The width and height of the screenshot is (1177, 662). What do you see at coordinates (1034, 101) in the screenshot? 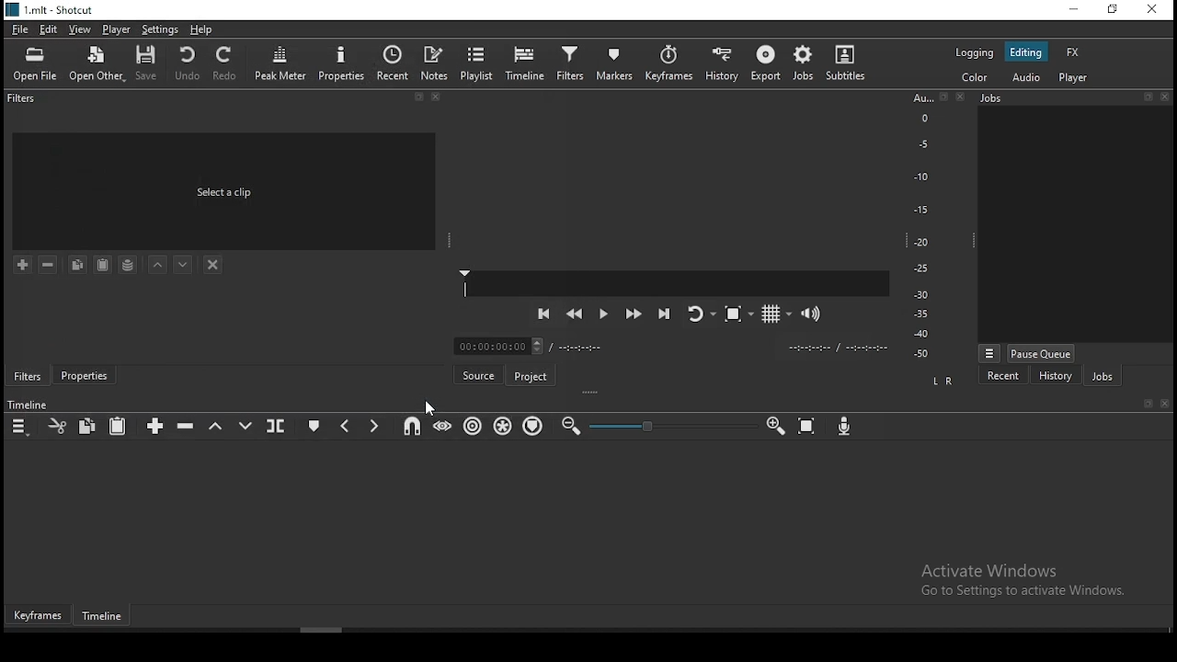
I see `Jobs` at bounding box center [1034, 101].